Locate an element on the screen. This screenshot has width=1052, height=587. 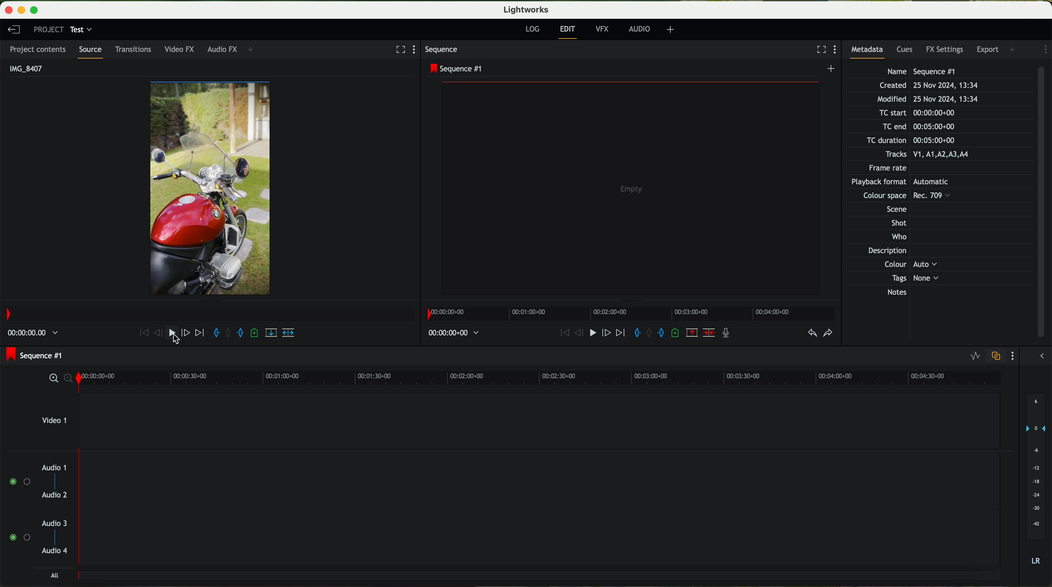
insert into the target sequence is located at coordinates (289, 332).